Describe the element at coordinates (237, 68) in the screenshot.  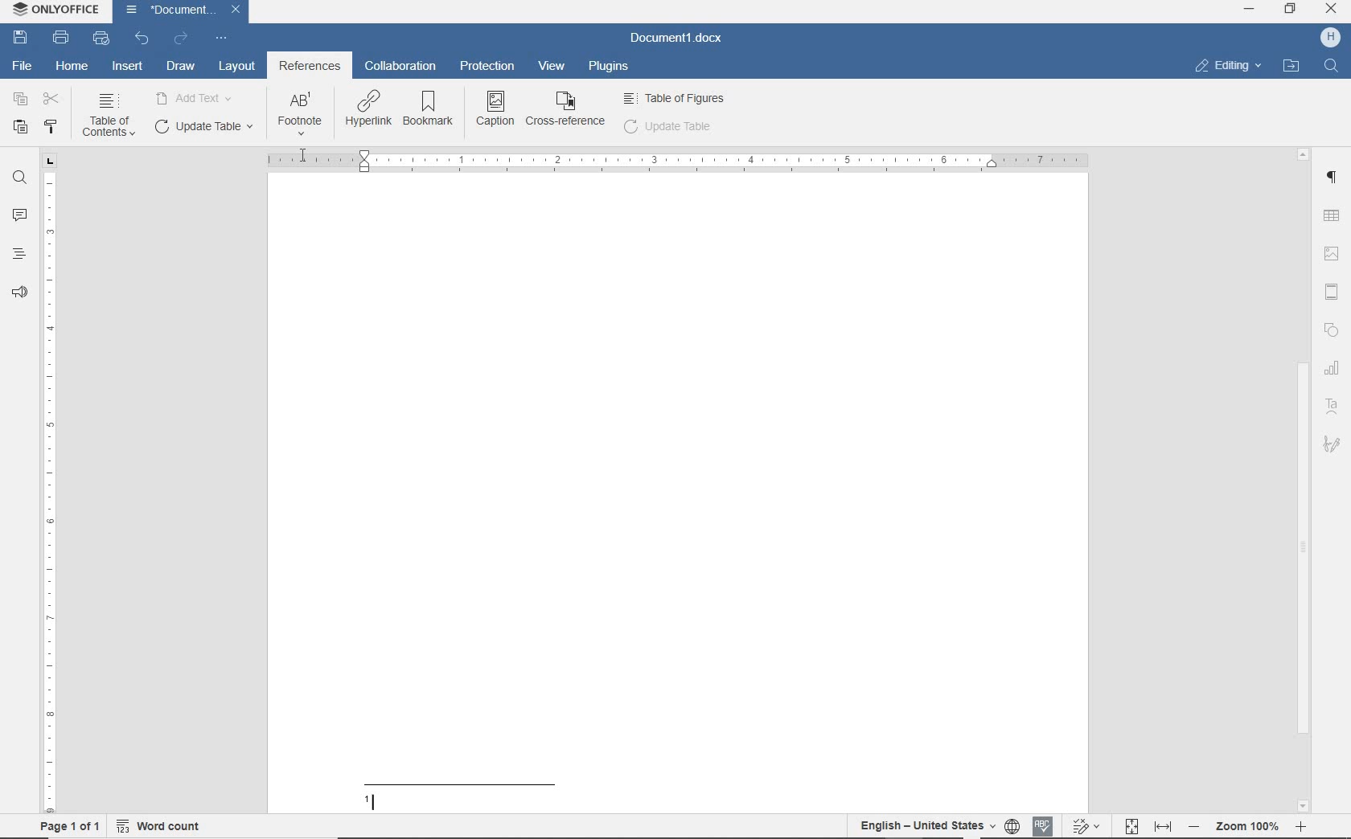
I see `layout` at that location.